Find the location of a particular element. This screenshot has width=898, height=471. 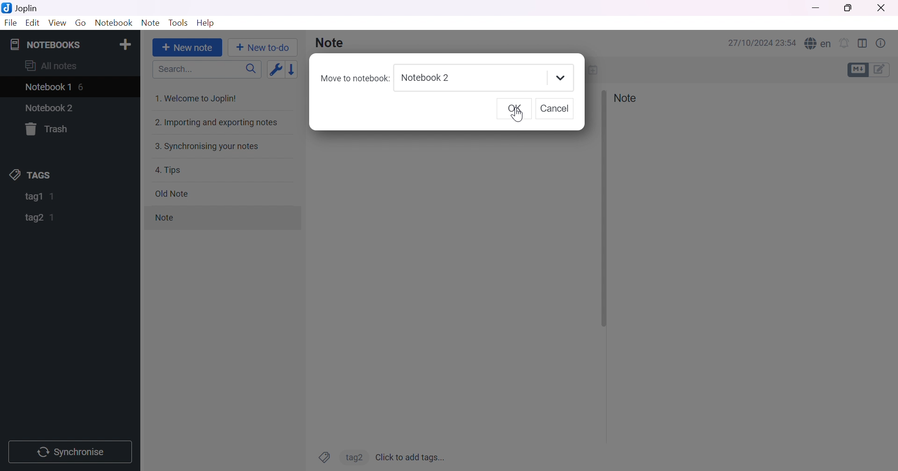

Help is located at coordinates (206, 24).